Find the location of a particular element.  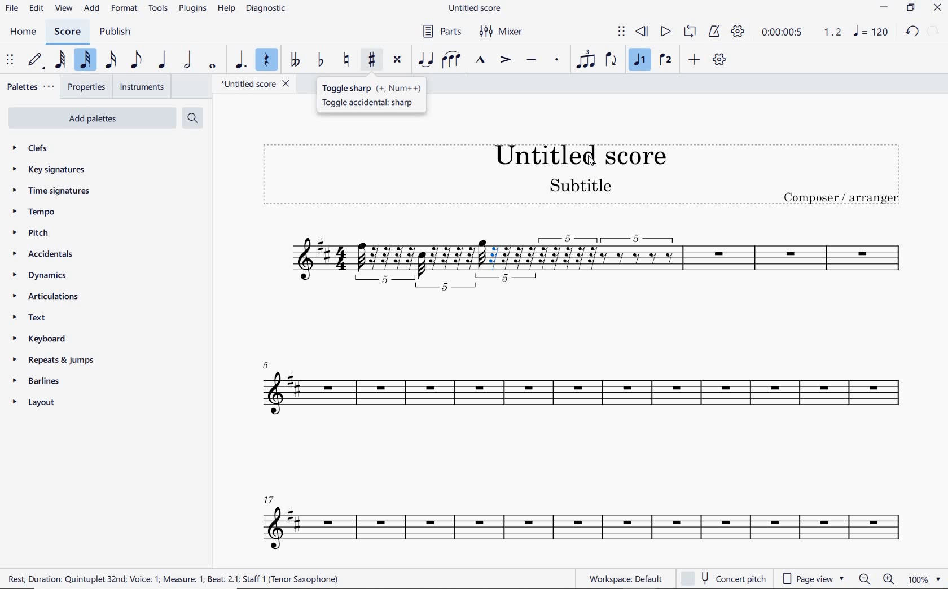

EIGHTH NOTE is located at coordinates (136, 59).